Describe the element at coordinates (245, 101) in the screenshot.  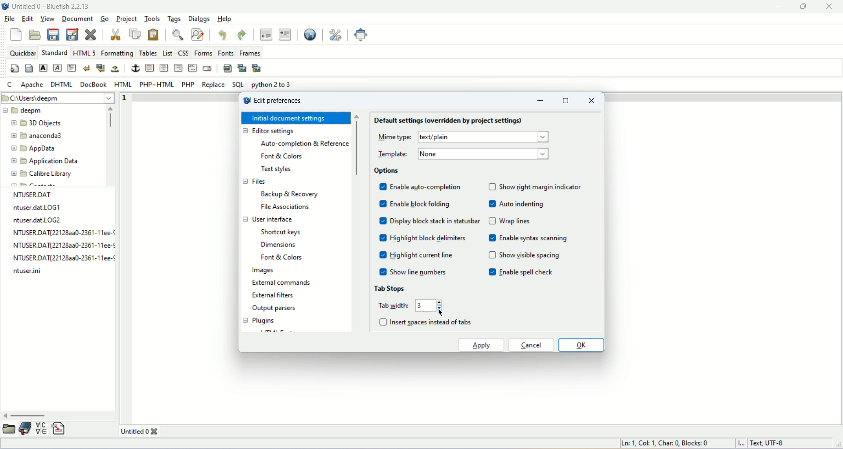
I see `logo` at that location.